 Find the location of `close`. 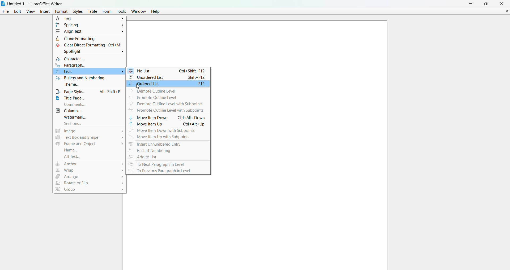

close is located at coordinates (501, 4).